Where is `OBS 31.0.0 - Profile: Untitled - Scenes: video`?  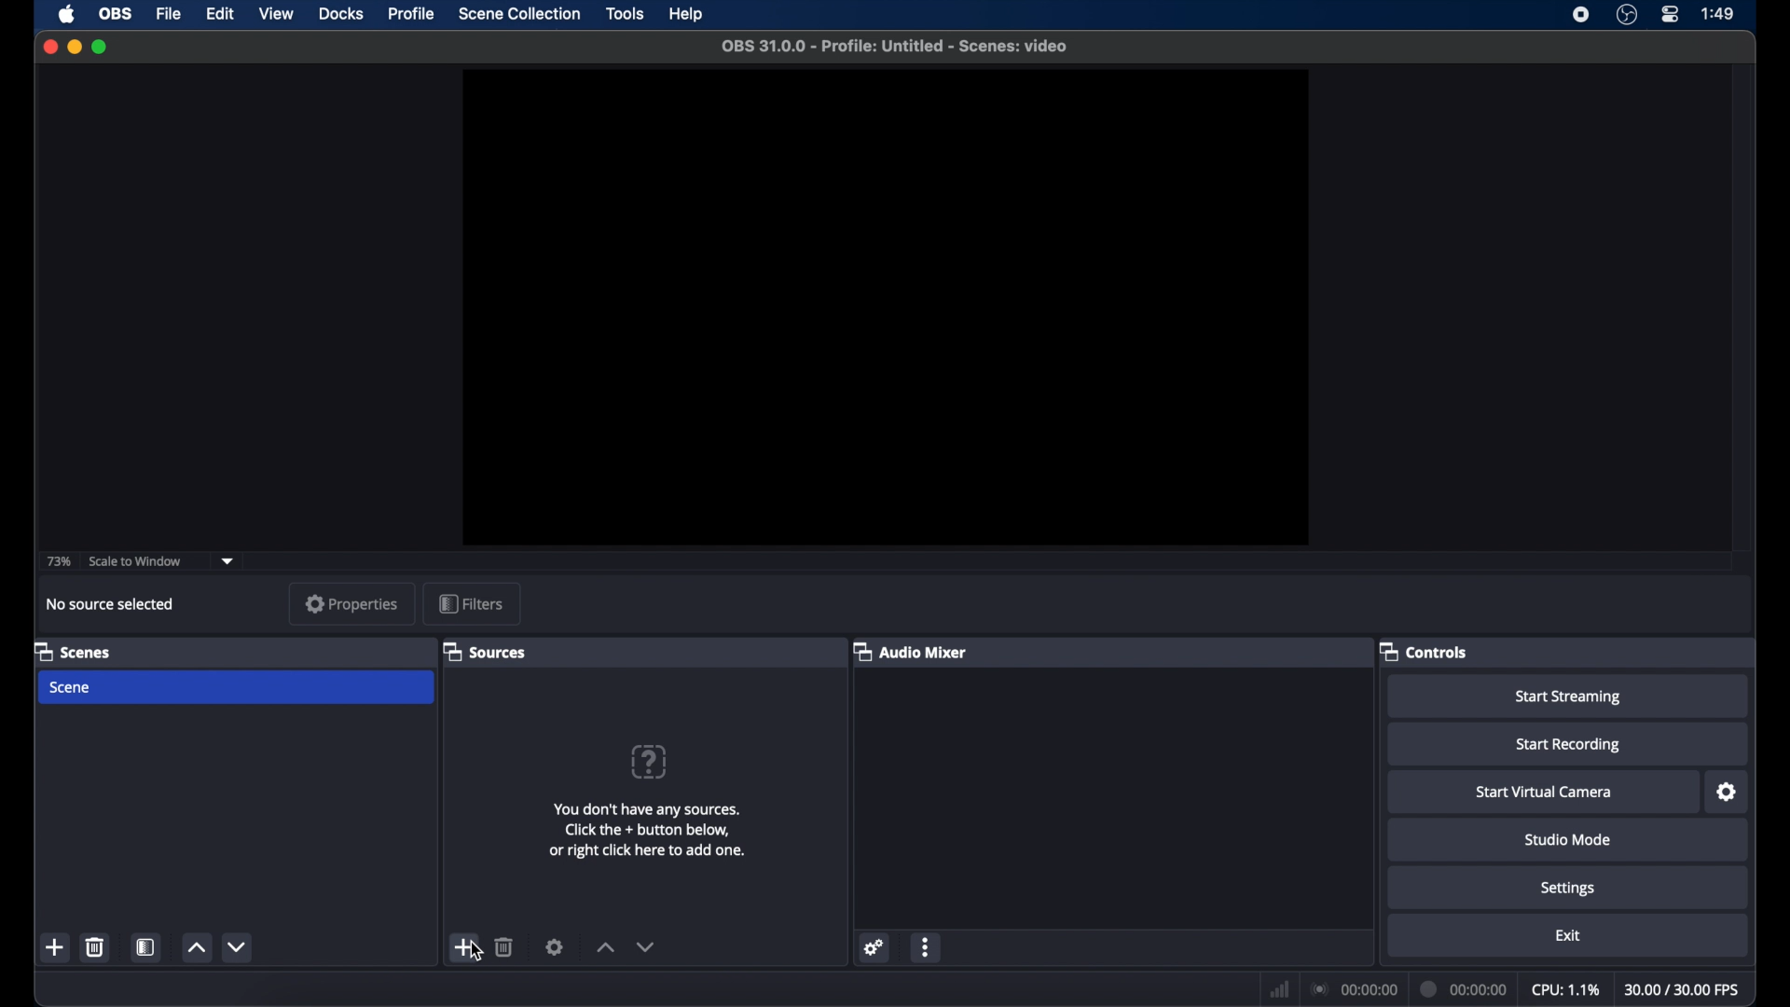 OBS 31.0.0 - Profile: Untitled - Scenes: video is located at coordinates (889, 43).